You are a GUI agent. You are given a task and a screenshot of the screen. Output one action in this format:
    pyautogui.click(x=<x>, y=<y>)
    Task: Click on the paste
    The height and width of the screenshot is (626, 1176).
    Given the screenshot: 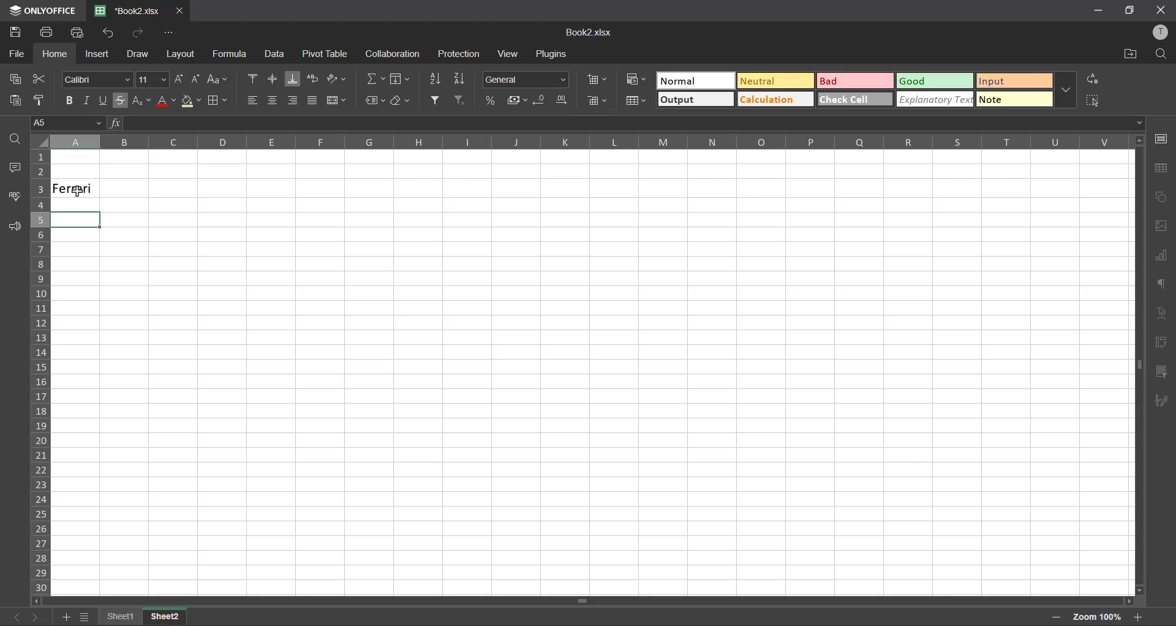 What is the action you would take?
    pyautogui.click(x=13, y=104)
    